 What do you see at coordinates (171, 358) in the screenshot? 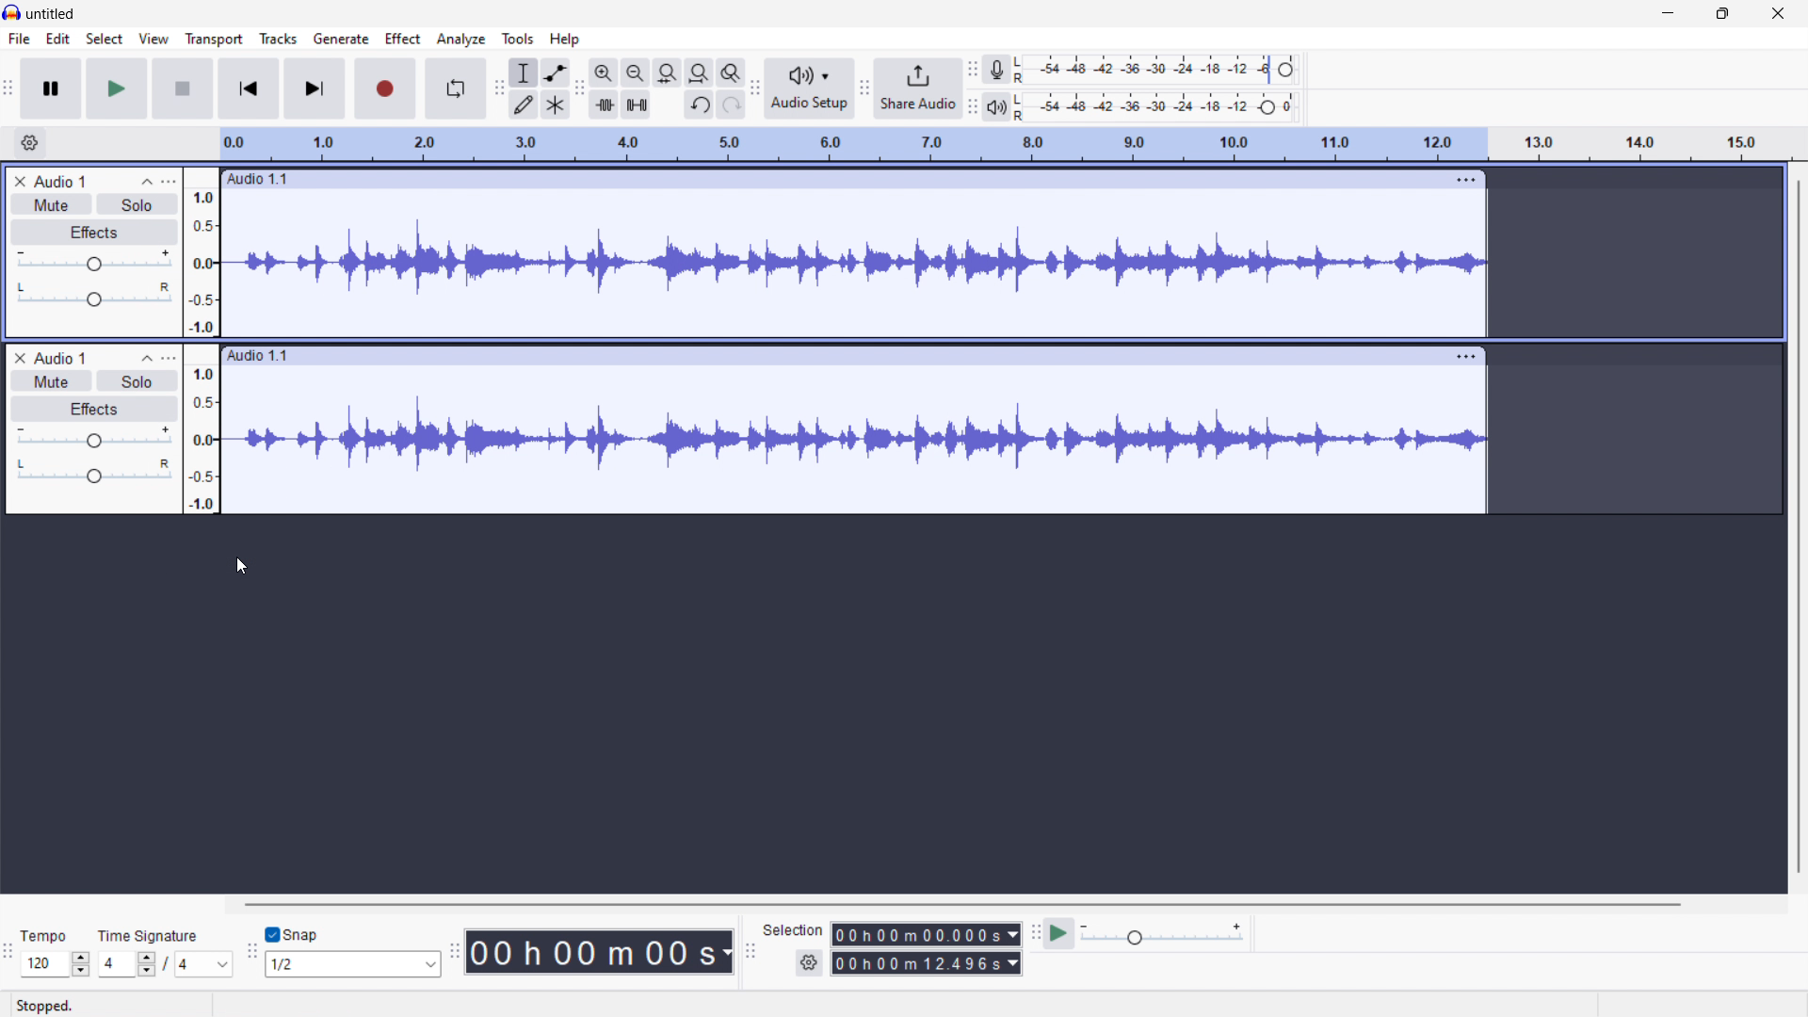
I see `track control panel menu` at bounding box center [171, 358].